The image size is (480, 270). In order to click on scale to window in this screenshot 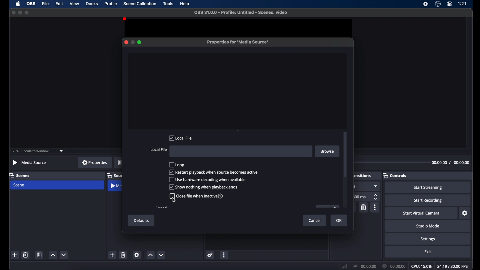, I will do `click(36, 151)`.